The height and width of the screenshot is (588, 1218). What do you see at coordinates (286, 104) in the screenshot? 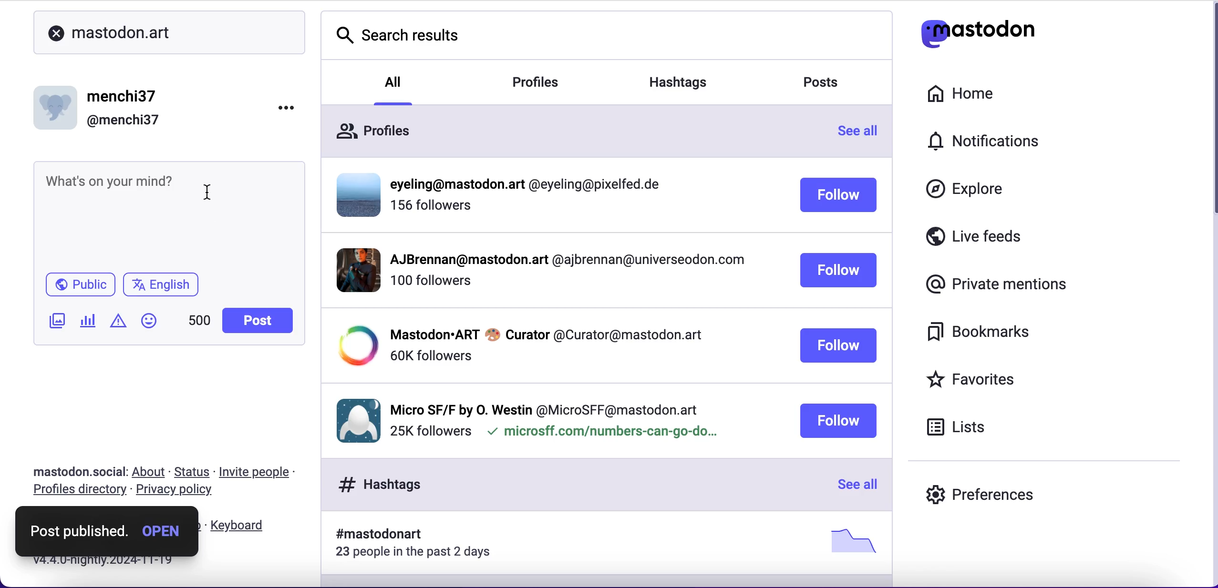
I see `options` at bounding box center [286, 104].